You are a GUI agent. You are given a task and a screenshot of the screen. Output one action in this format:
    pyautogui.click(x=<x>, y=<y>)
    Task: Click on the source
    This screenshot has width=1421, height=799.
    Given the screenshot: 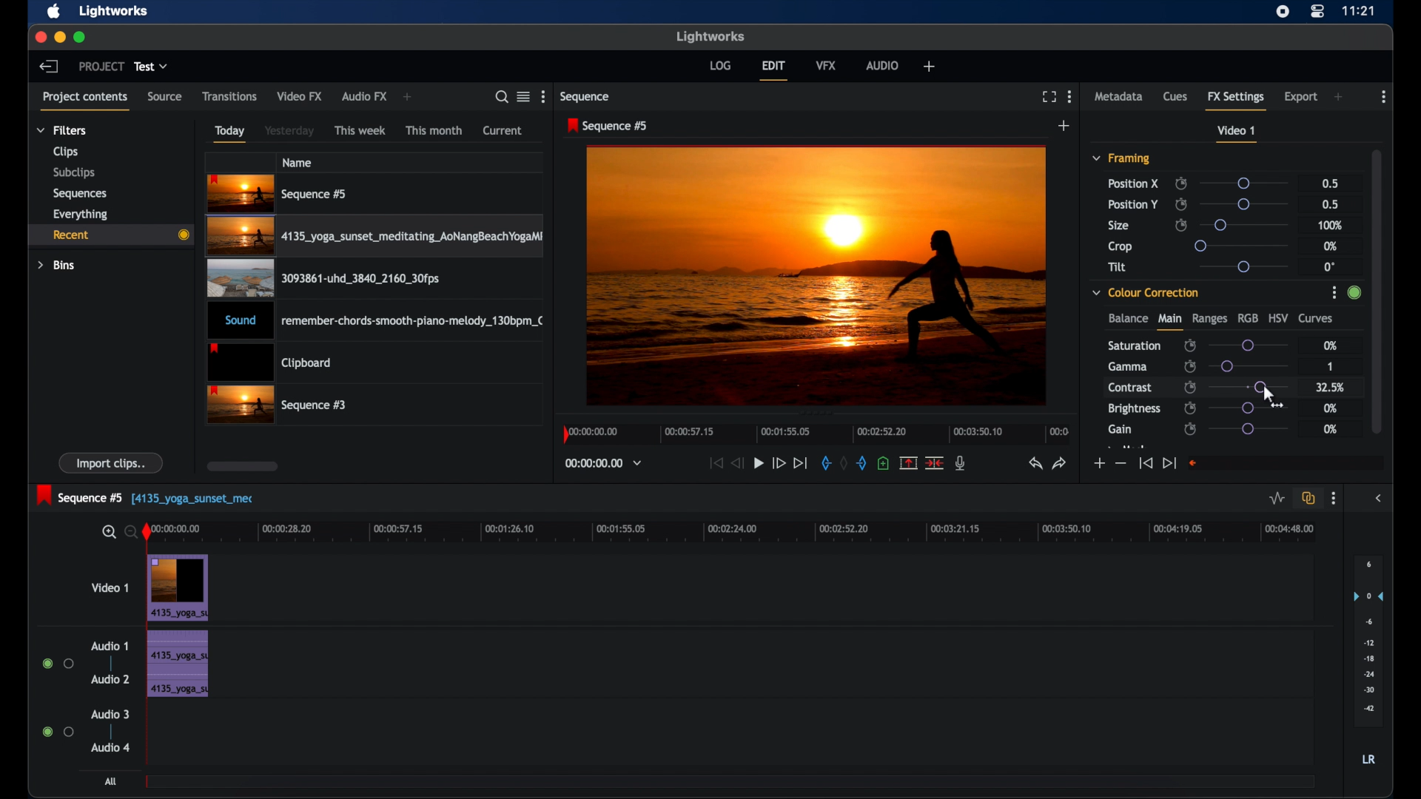 What is the action you would take?
    pyautogui.click(x=164, y=96)
    